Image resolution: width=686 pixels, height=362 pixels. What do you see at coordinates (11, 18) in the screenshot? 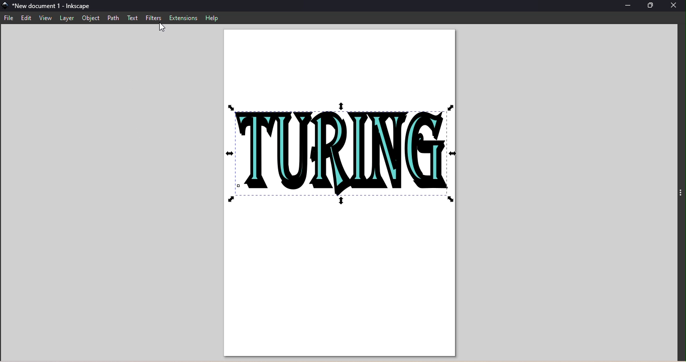
I see `File` at bounding box center [11, 18].